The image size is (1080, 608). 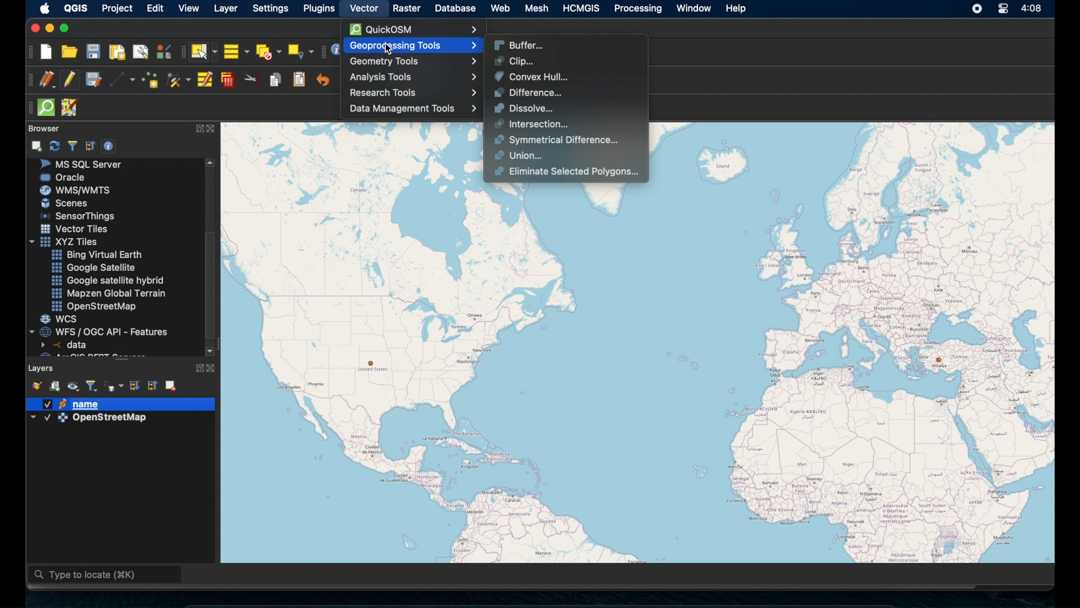 I want to click on save edits, so click(x=94, y=80).